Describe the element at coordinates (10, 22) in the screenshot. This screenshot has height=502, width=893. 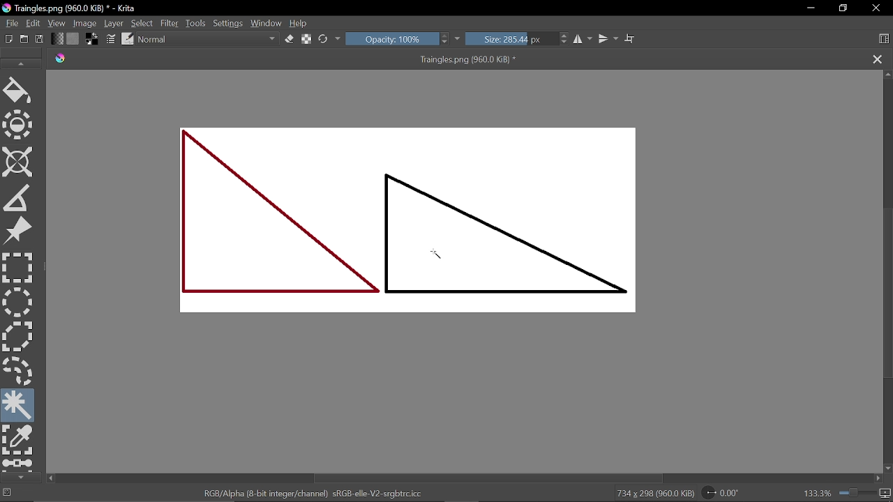
I see `File` at that location.